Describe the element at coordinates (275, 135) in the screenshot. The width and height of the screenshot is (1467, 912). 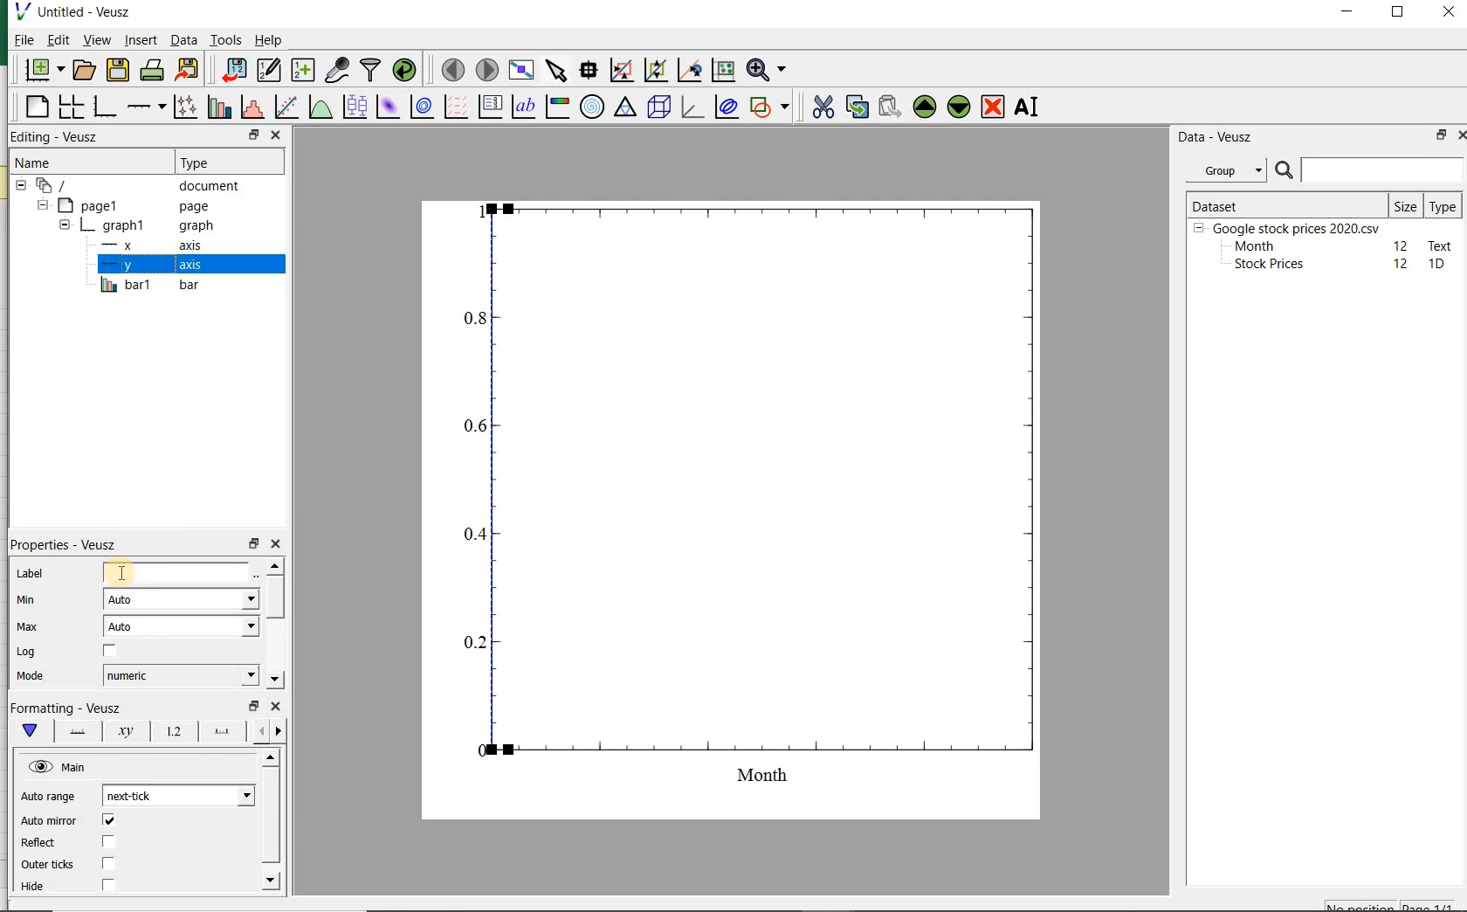
I see `close` at that location.